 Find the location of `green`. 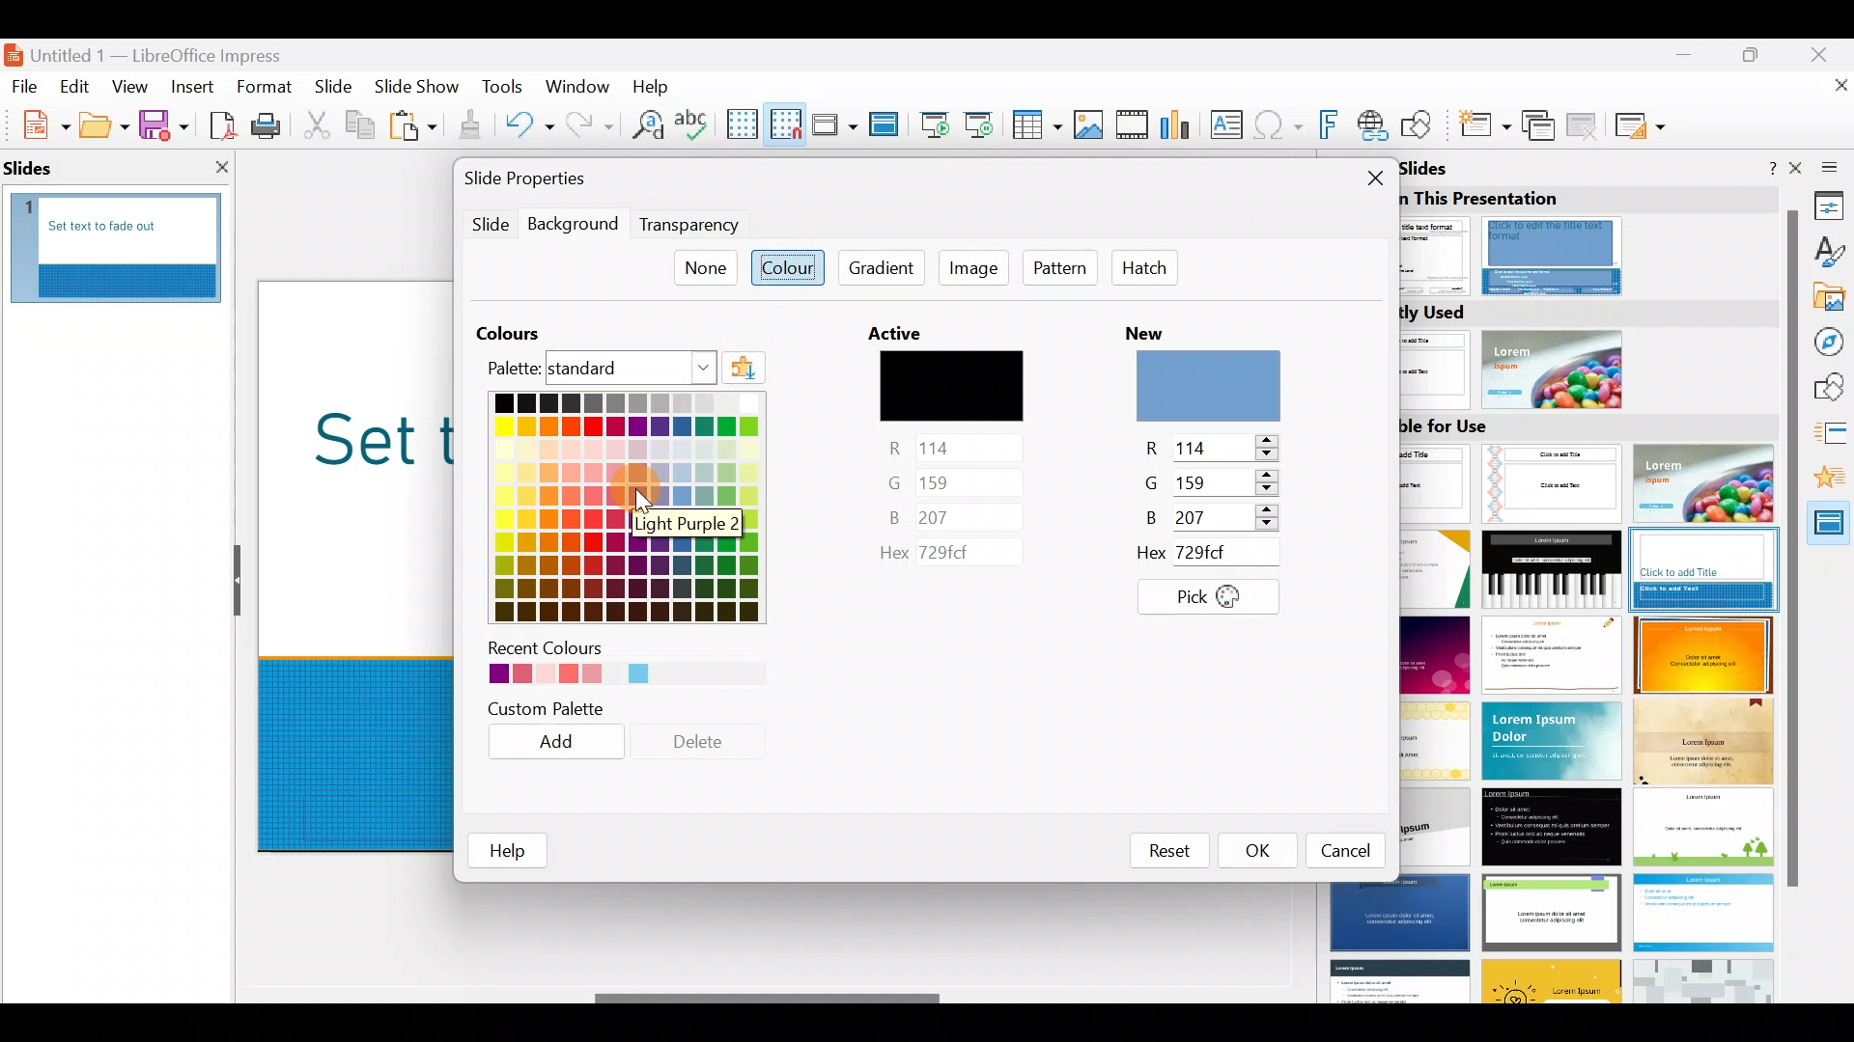

green is located at coordinates (951, 481).